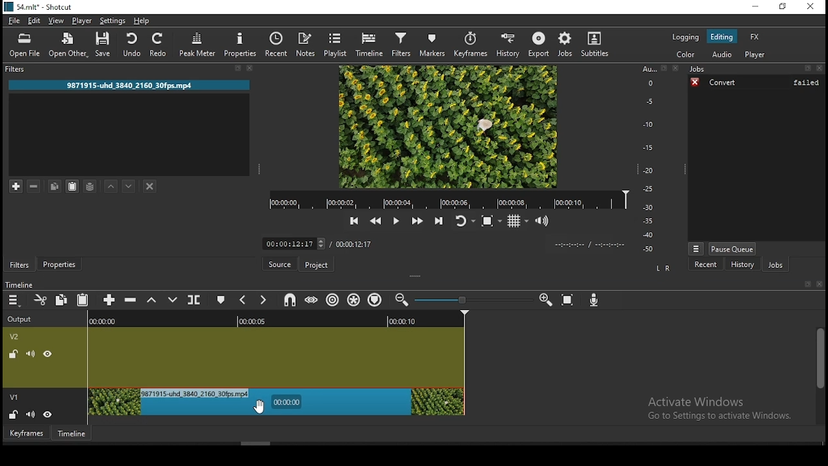  Describe the element at coordinates (416, 222) in the screenshot. I see `play quickly forwards` at that location.